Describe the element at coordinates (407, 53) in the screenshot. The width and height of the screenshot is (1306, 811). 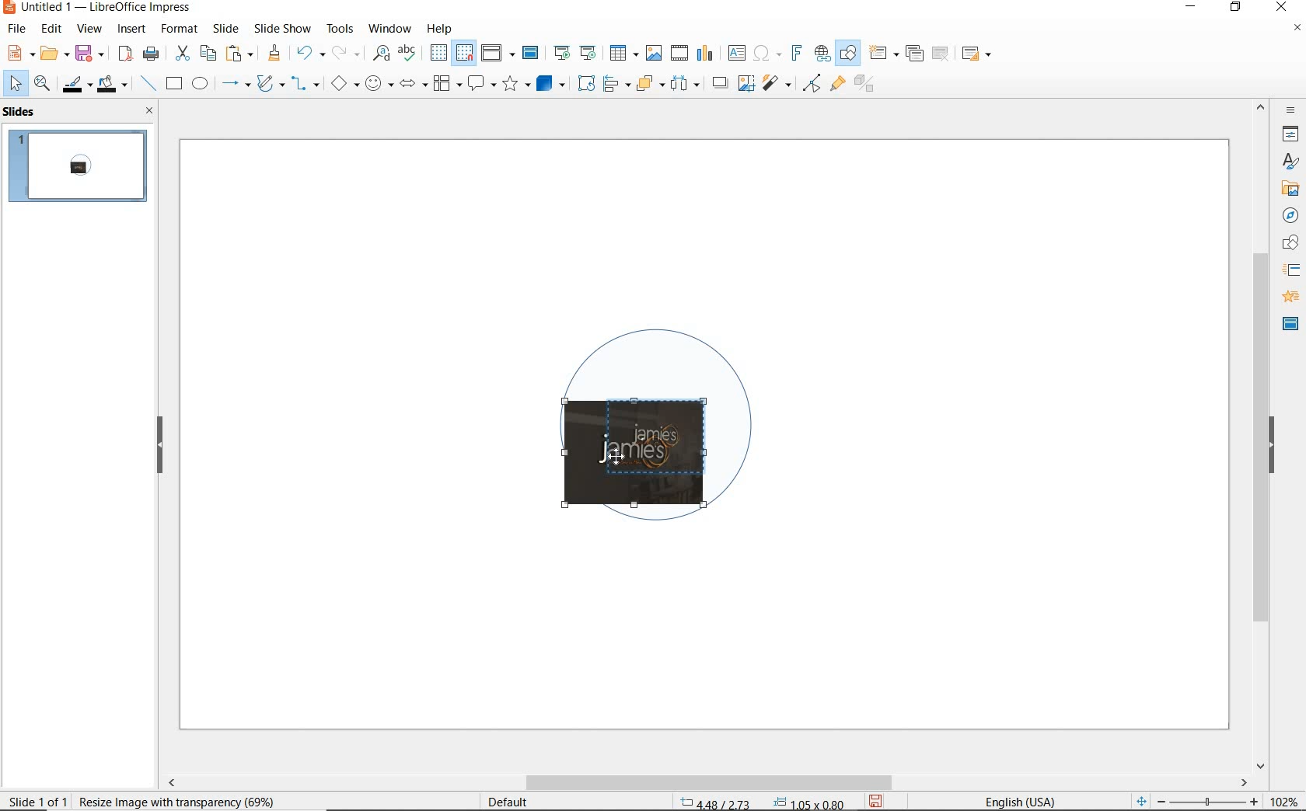
I see `spelling` at that location.